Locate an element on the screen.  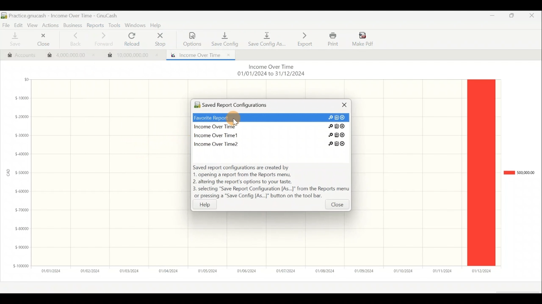
Reload is located at coordinates (134, 40).